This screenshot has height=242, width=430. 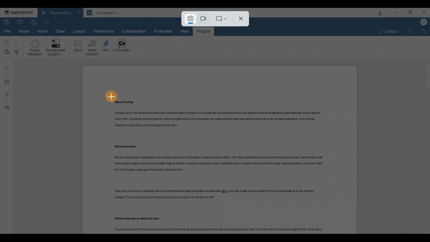 I want to click on Find, so click(x=424, y=33).